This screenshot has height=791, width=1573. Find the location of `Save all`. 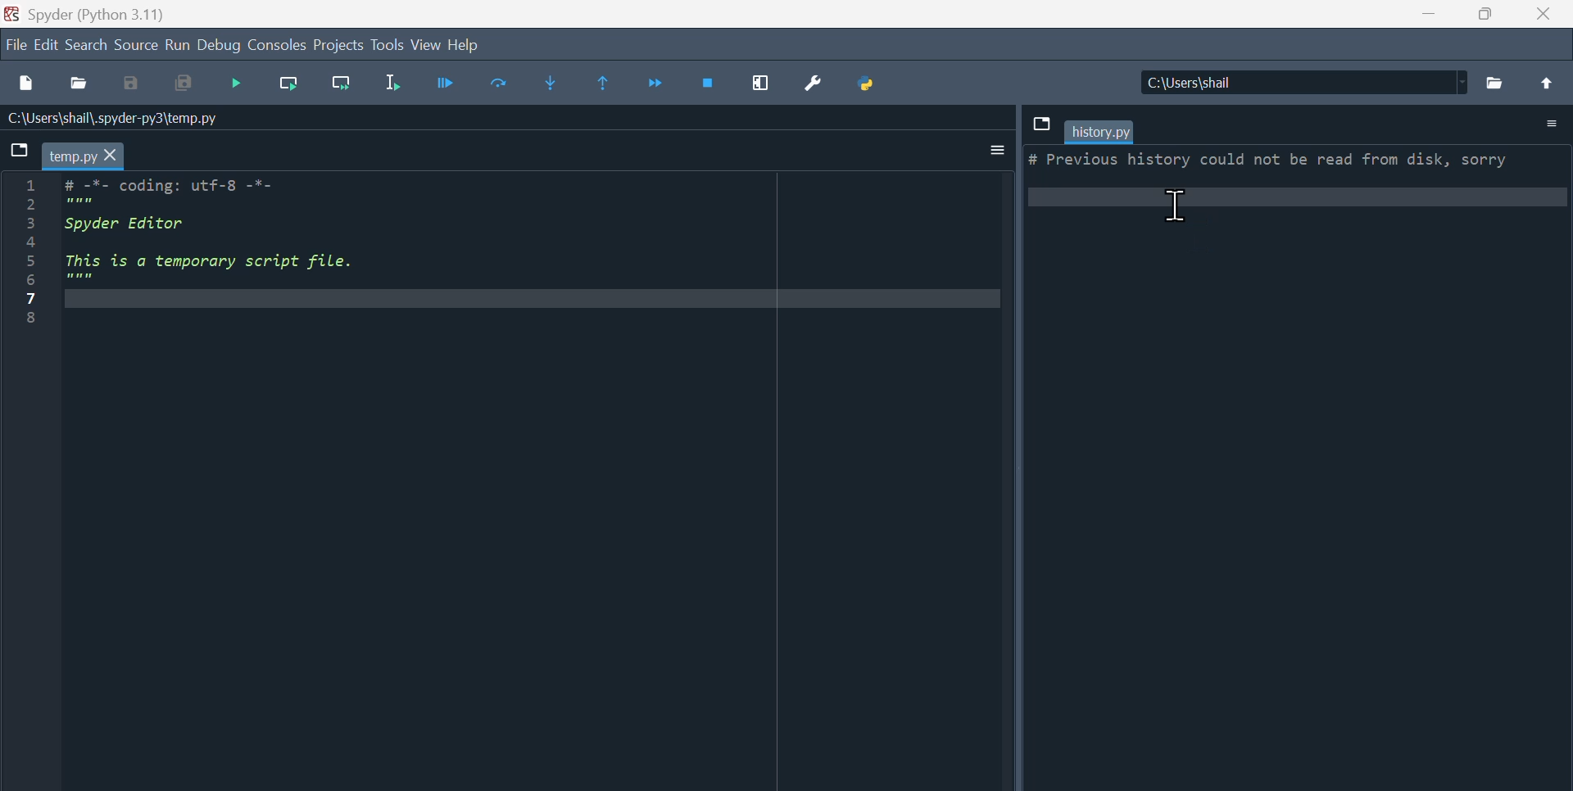

Save all is located at coordinates (179, 84).